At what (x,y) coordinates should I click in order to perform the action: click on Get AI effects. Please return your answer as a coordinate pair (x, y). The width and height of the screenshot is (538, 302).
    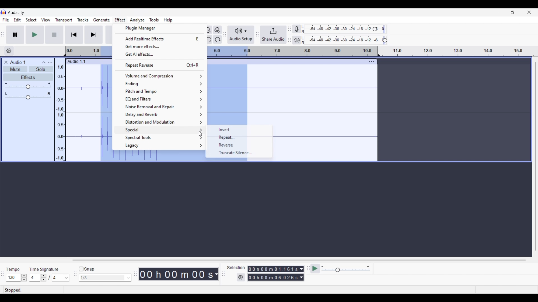
    Looking at the image, I should click on (160, 54).